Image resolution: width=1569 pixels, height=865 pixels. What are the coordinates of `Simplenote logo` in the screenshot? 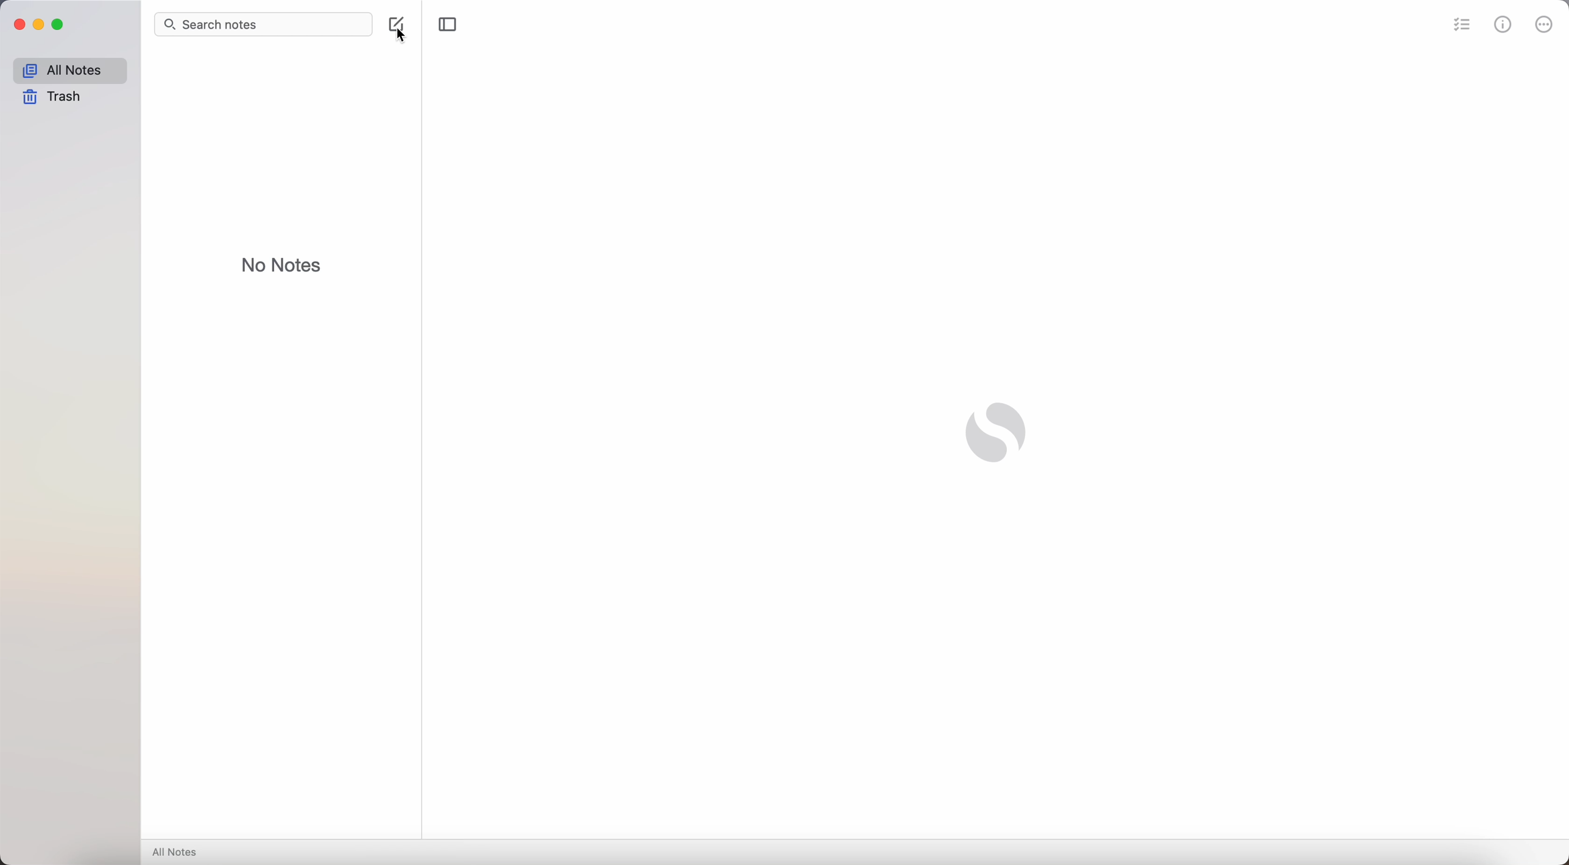 It's located at (998, 433).